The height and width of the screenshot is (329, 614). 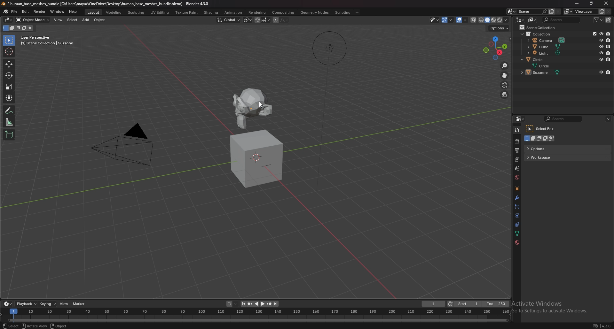 What do you see at coordinates (544, 47) in the screenshot?
I see `cube` at bounding box center [544, 47].